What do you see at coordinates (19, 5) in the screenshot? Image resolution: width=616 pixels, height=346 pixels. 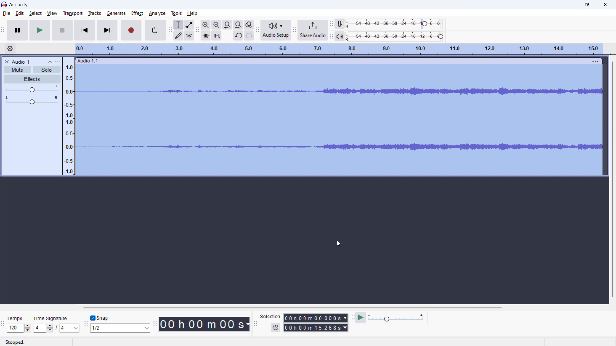 I see `title` at bounding box center [19, 5].